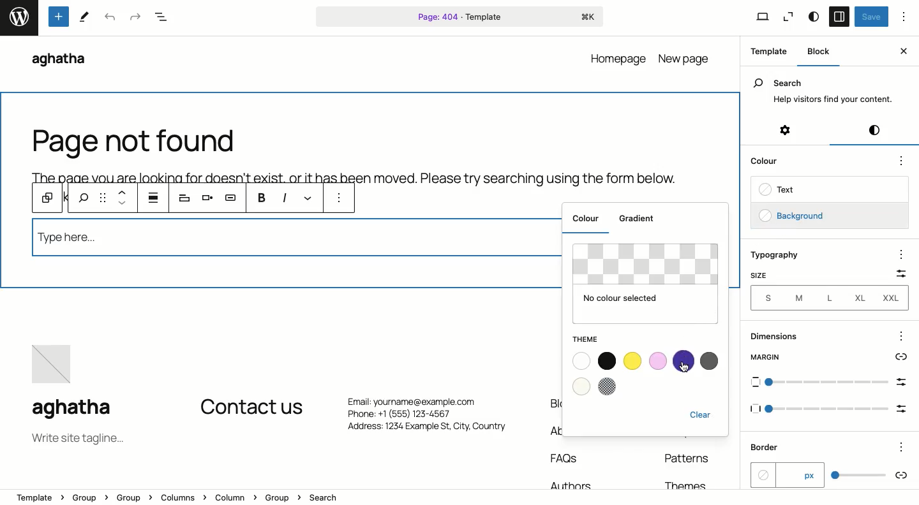 The height and width of the screenshot is (505, 919). I want to click on Size, so click(761, 275).